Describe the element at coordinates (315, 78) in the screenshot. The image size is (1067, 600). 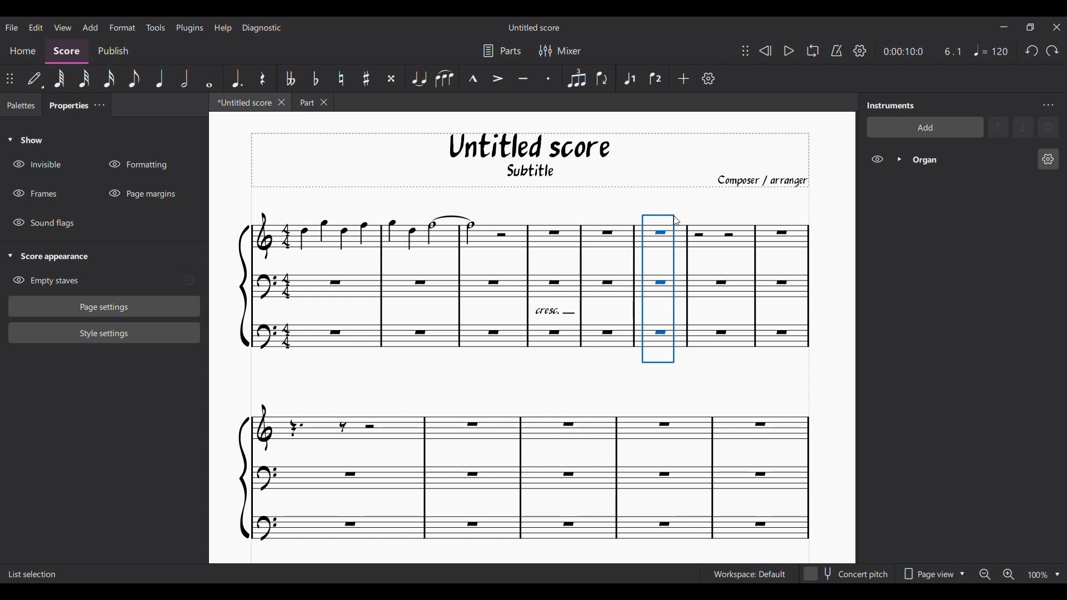
I see `Toggle flat` at that location.